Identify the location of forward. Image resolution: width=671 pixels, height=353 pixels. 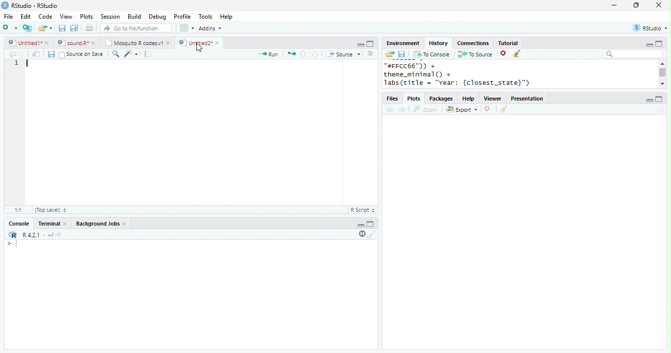
(21, 54).